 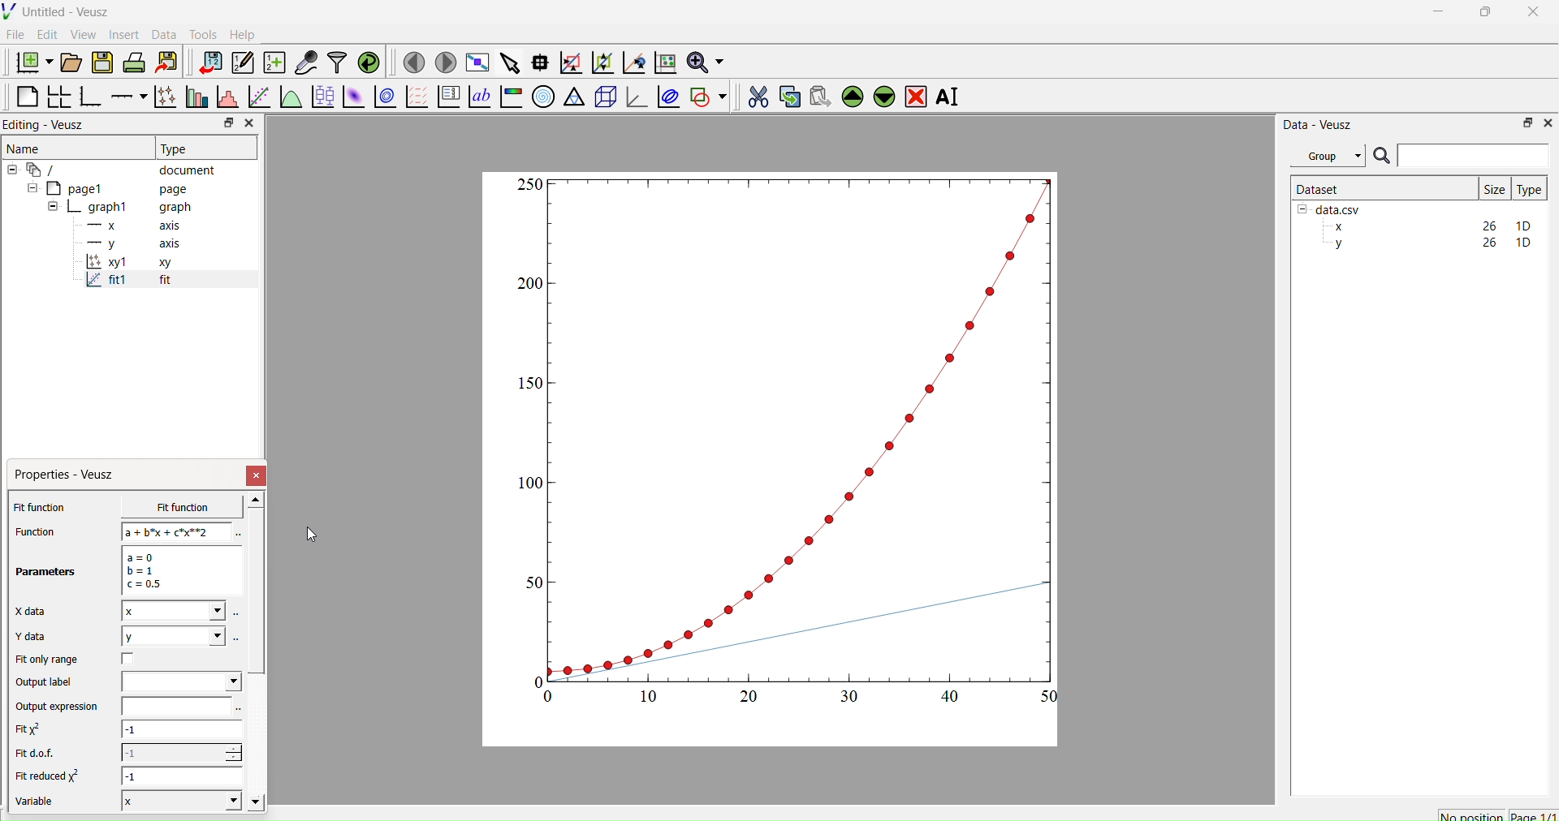 I want to click on Y data, so click(x=41, y=637).